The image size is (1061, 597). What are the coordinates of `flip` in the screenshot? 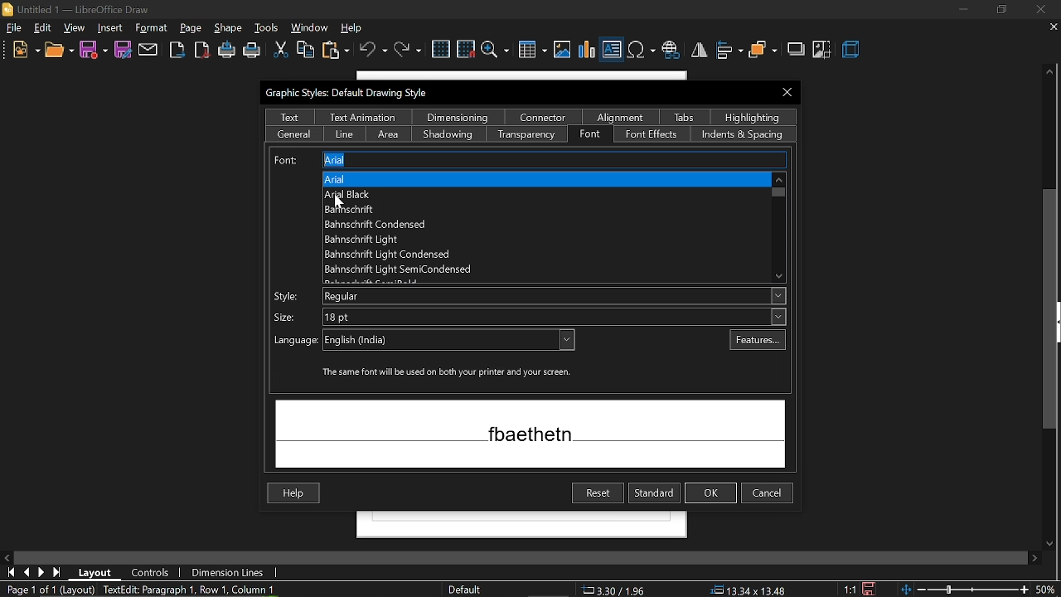 It's located at (699, 50).